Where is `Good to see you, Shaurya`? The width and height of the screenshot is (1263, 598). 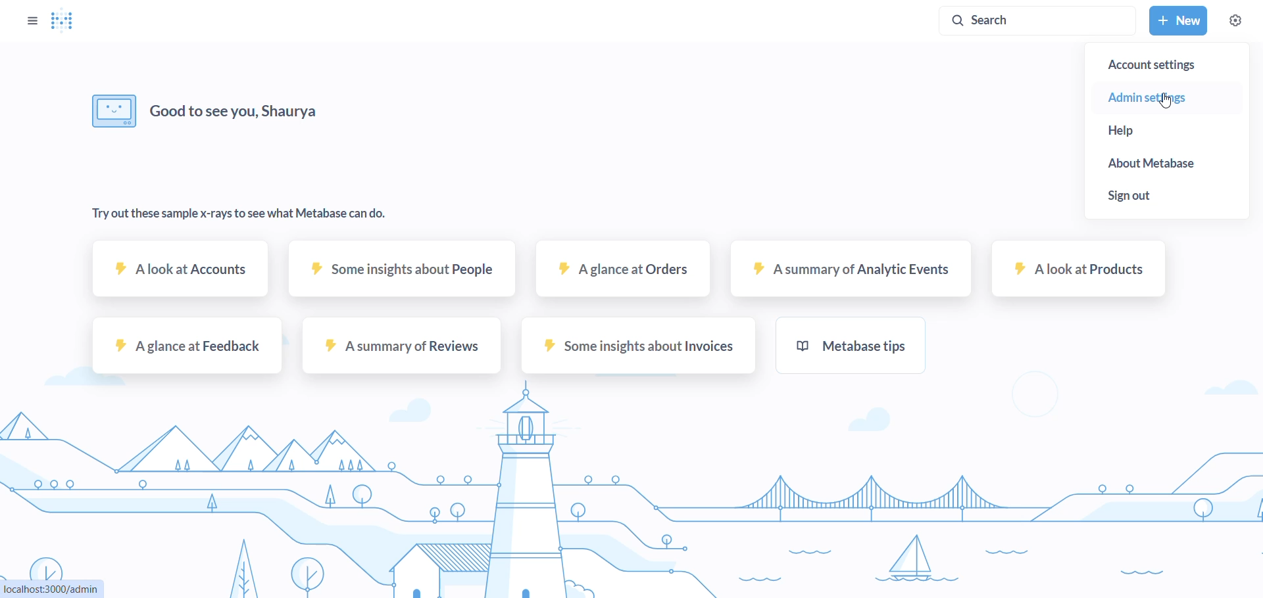
Good to see you, Shaurya is located at coordinates (207, 110).